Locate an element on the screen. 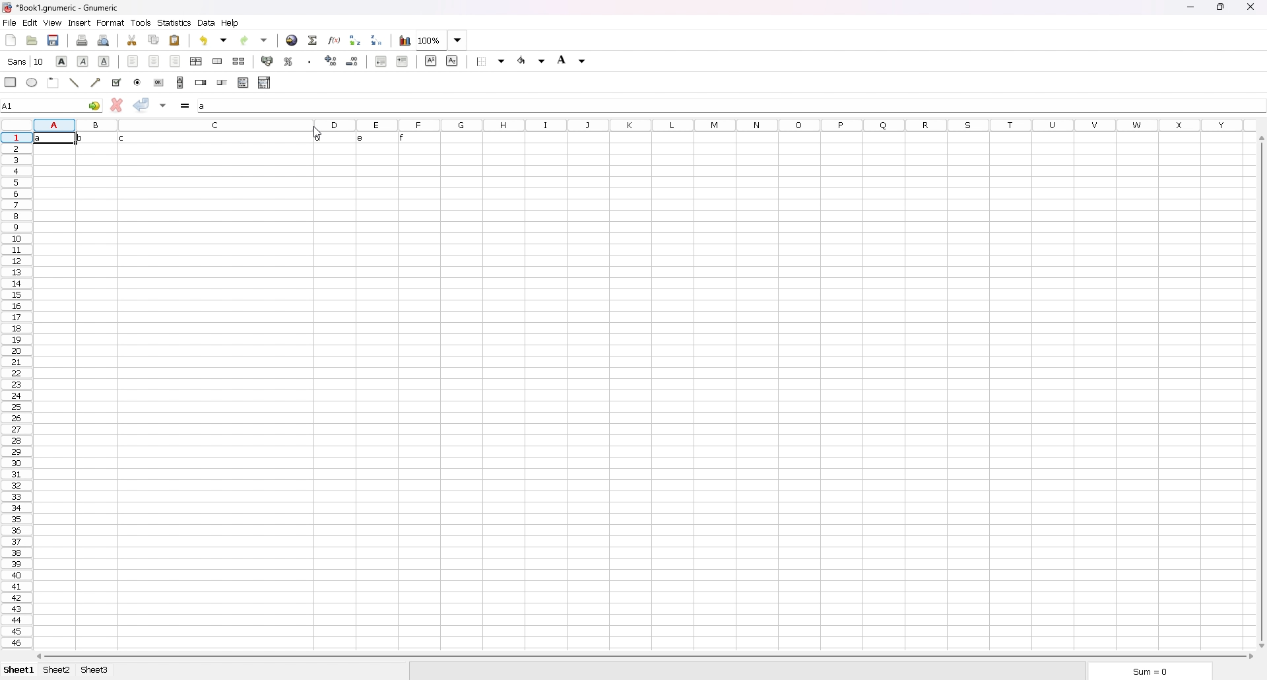  increase indent is located at coordinates (403, 61).